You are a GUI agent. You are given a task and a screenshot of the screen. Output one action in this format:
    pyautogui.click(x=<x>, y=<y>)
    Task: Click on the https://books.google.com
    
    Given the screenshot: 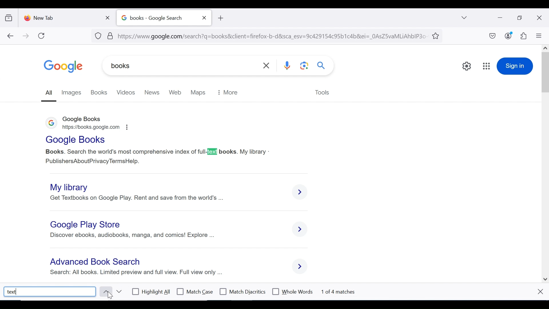 What is the action you would take?
    pyautogui.click(x=96, y=127)
    